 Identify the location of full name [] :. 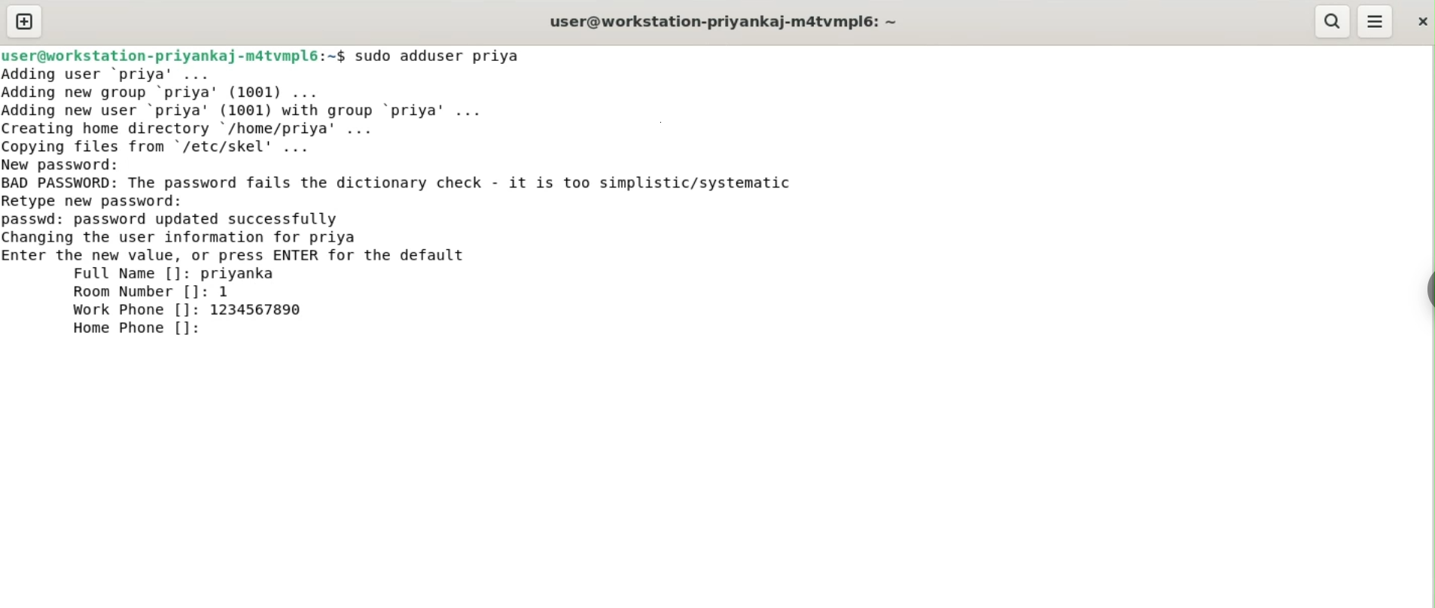
(99, 273).